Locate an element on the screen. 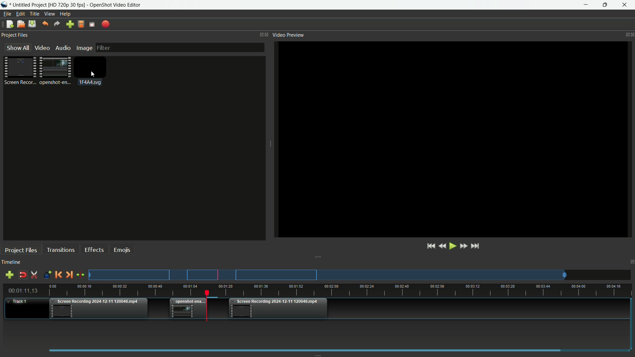 Image resolution: width=635 pixels, height=357 pixels. add track is located at coordinates (8, 275).